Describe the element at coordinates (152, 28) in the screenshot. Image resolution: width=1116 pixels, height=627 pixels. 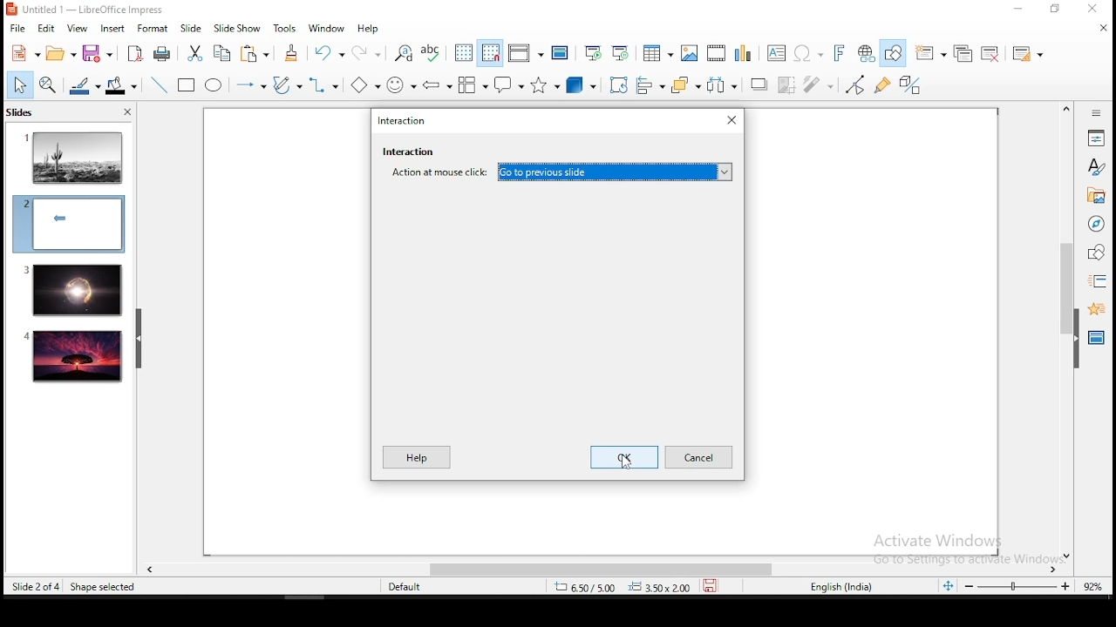
I see `format` at that location.